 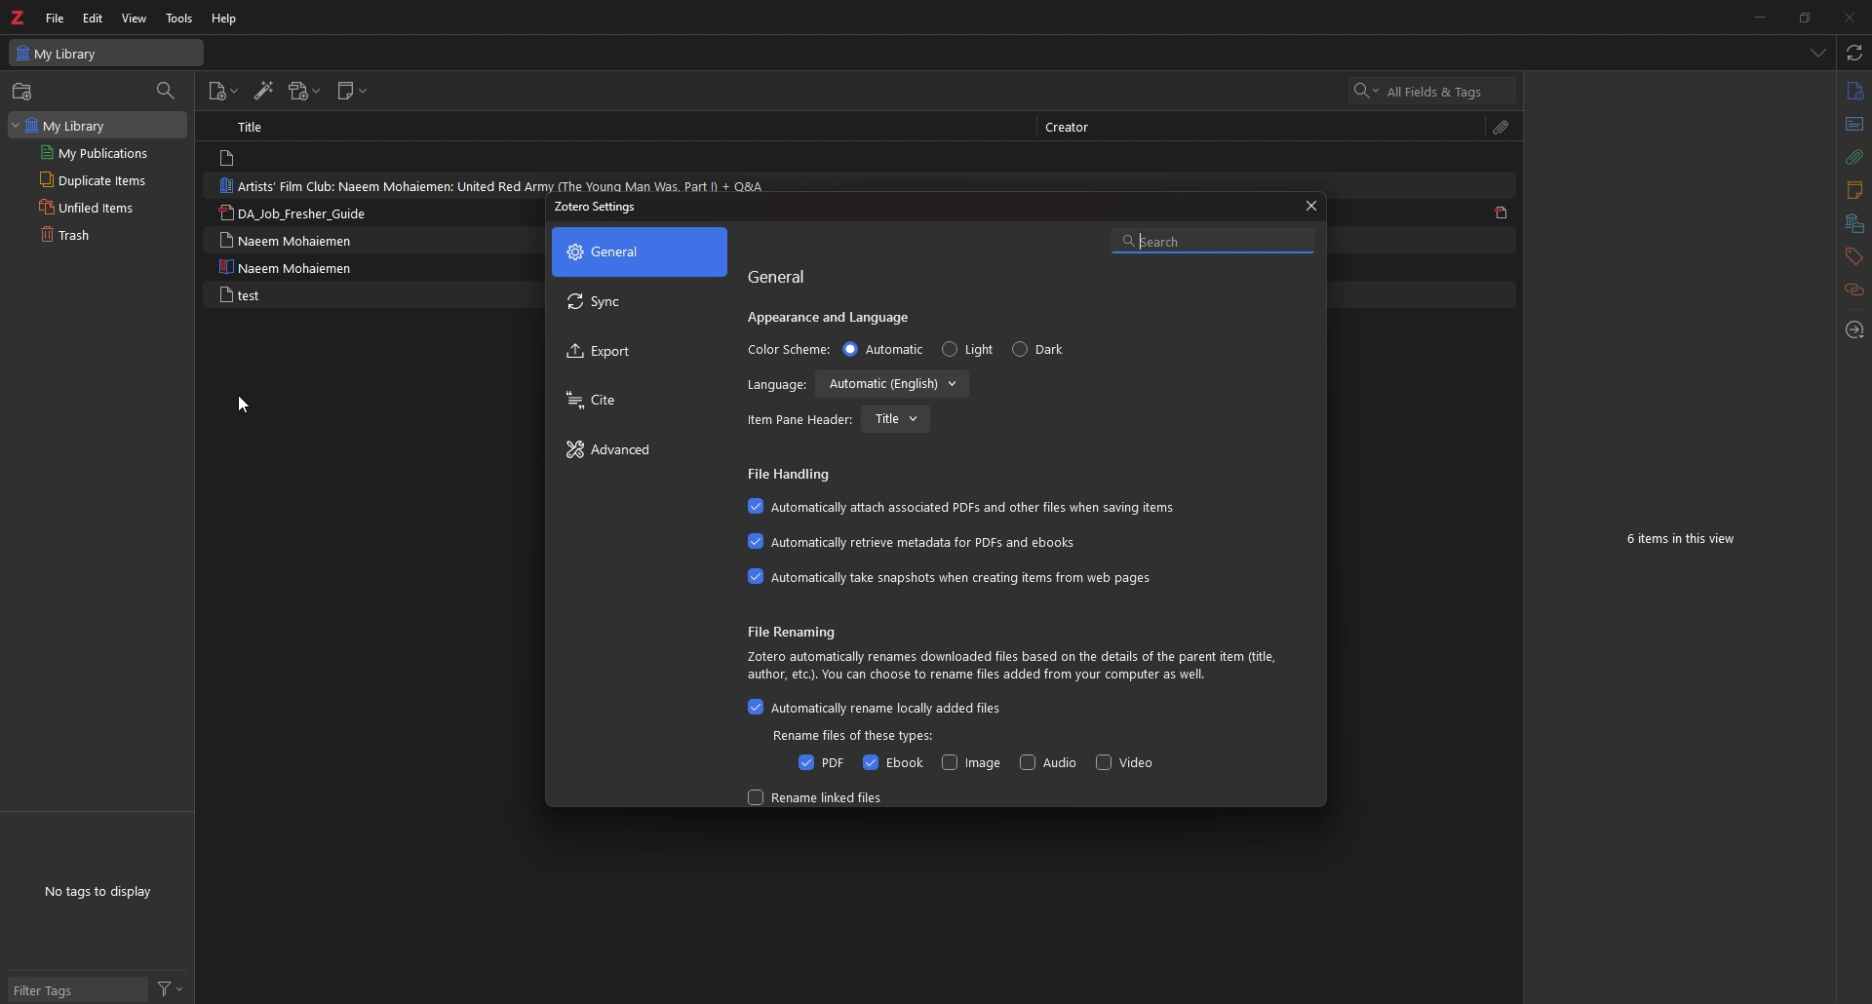 What do you see at coordinates (96, 125) in the screenshot?
I see `my library` at bounding box center [96, 125].